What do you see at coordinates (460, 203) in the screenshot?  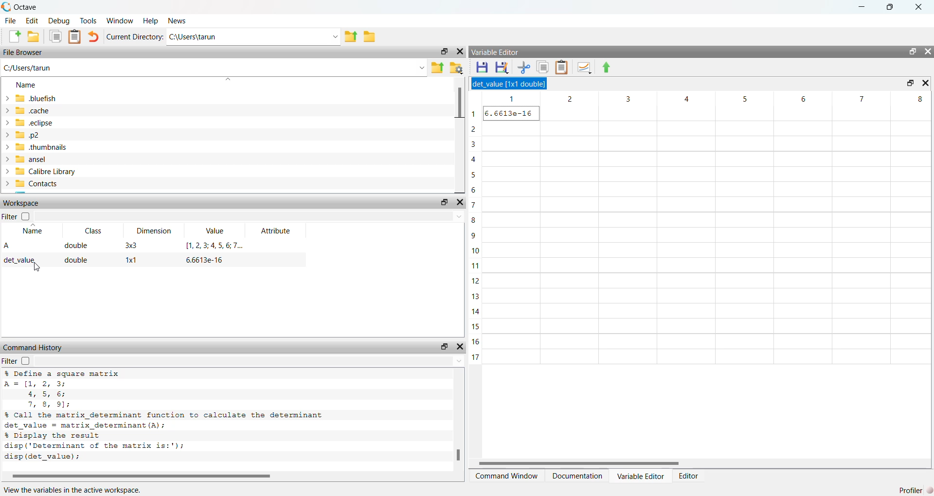 I see `close` at bounding box center [460, 203].